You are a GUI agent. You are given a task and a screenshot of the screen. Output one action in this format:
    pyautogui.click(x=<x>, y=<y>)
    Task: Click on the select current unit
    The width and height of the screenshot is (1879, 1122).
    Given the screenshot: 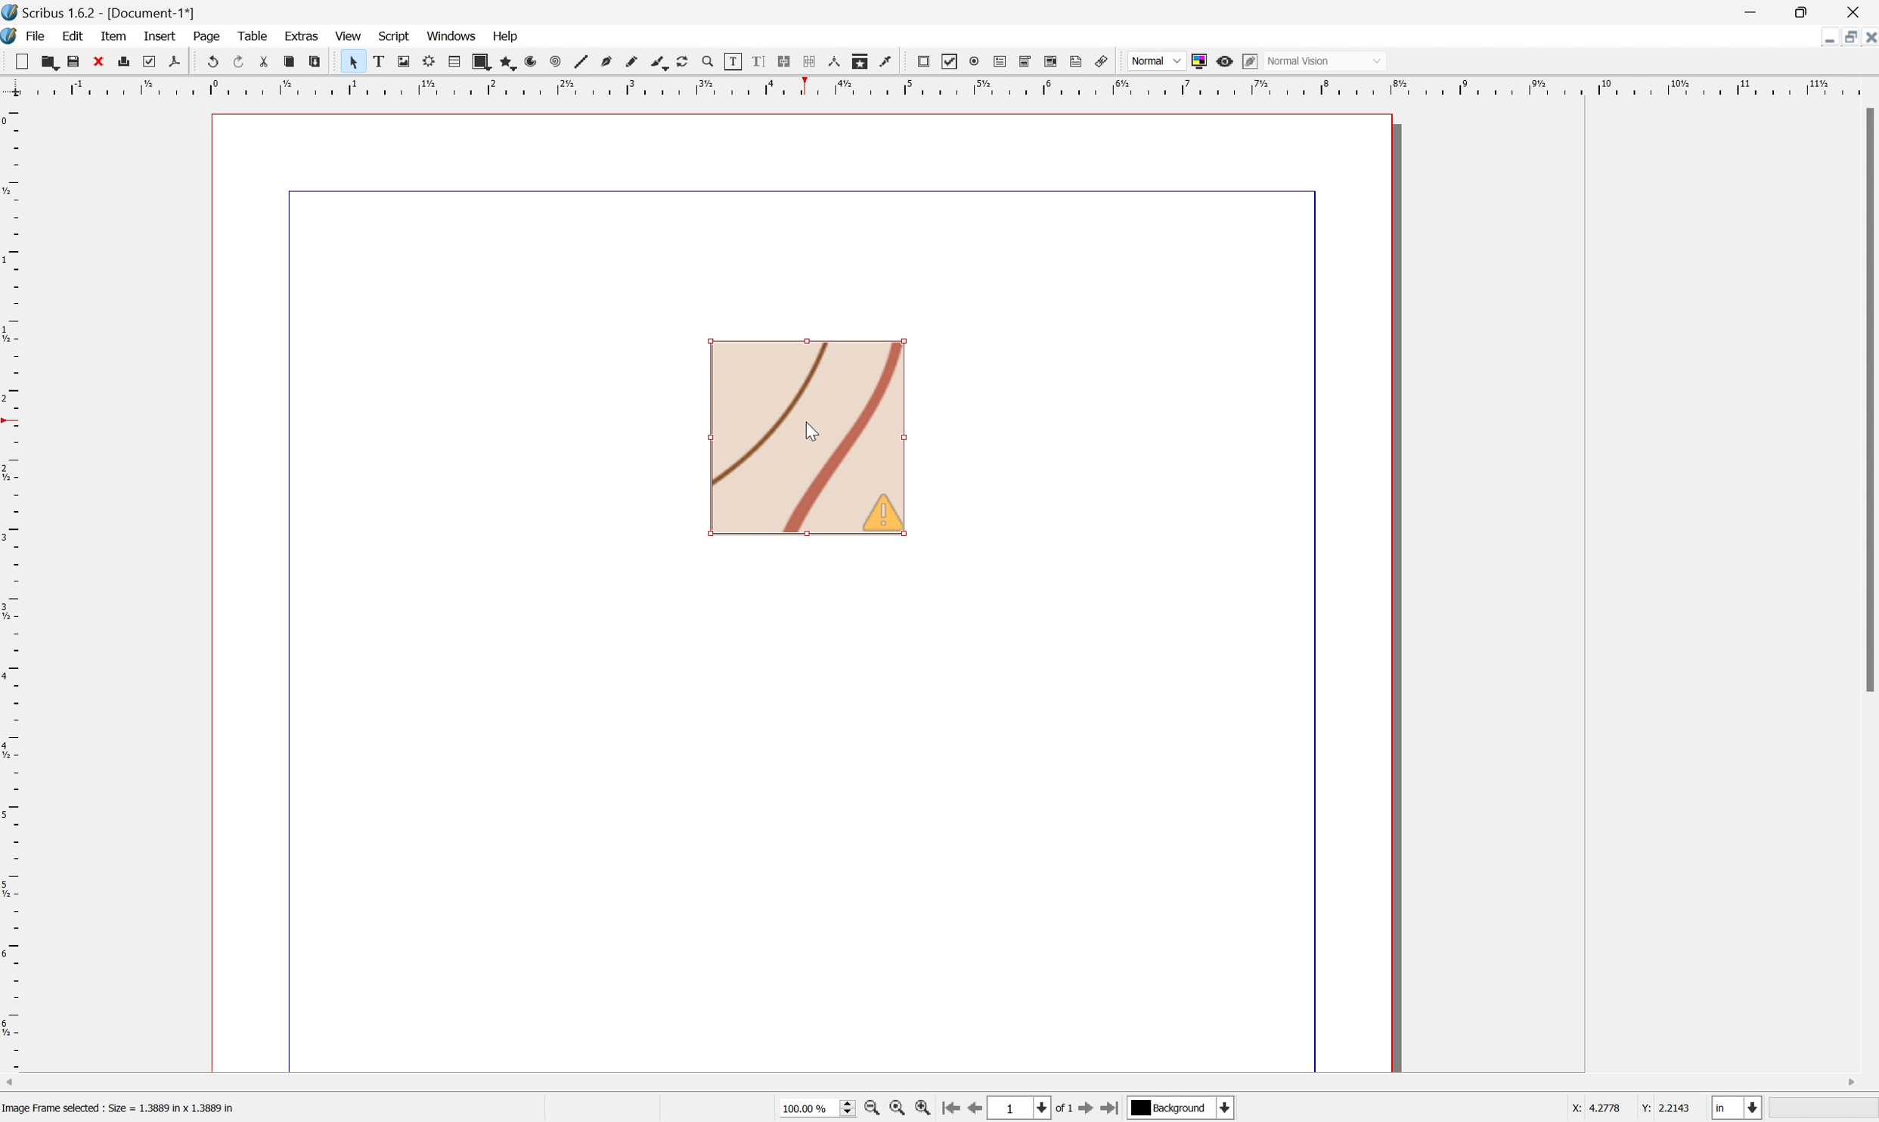 What is the action you would take?
    pyautogui.click(x=1739, y=1108)
    